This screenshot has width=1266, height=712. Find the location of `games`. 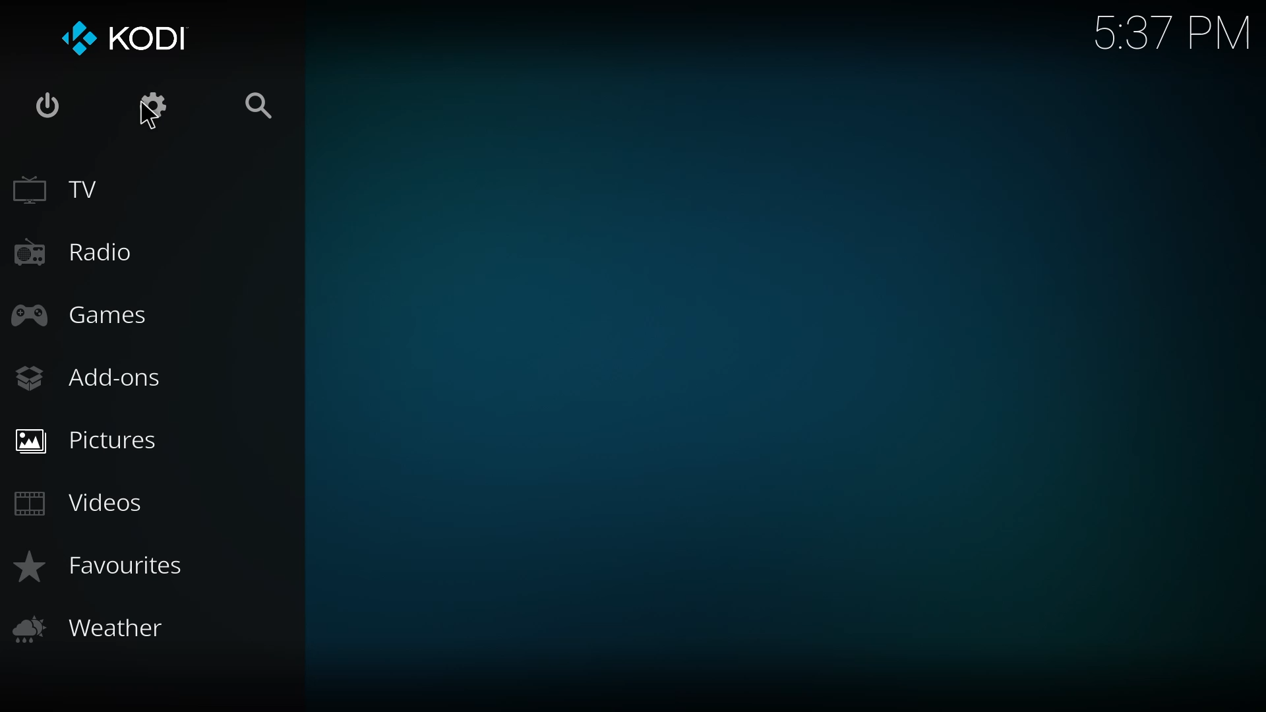

games is located at coordinates (88, 318).